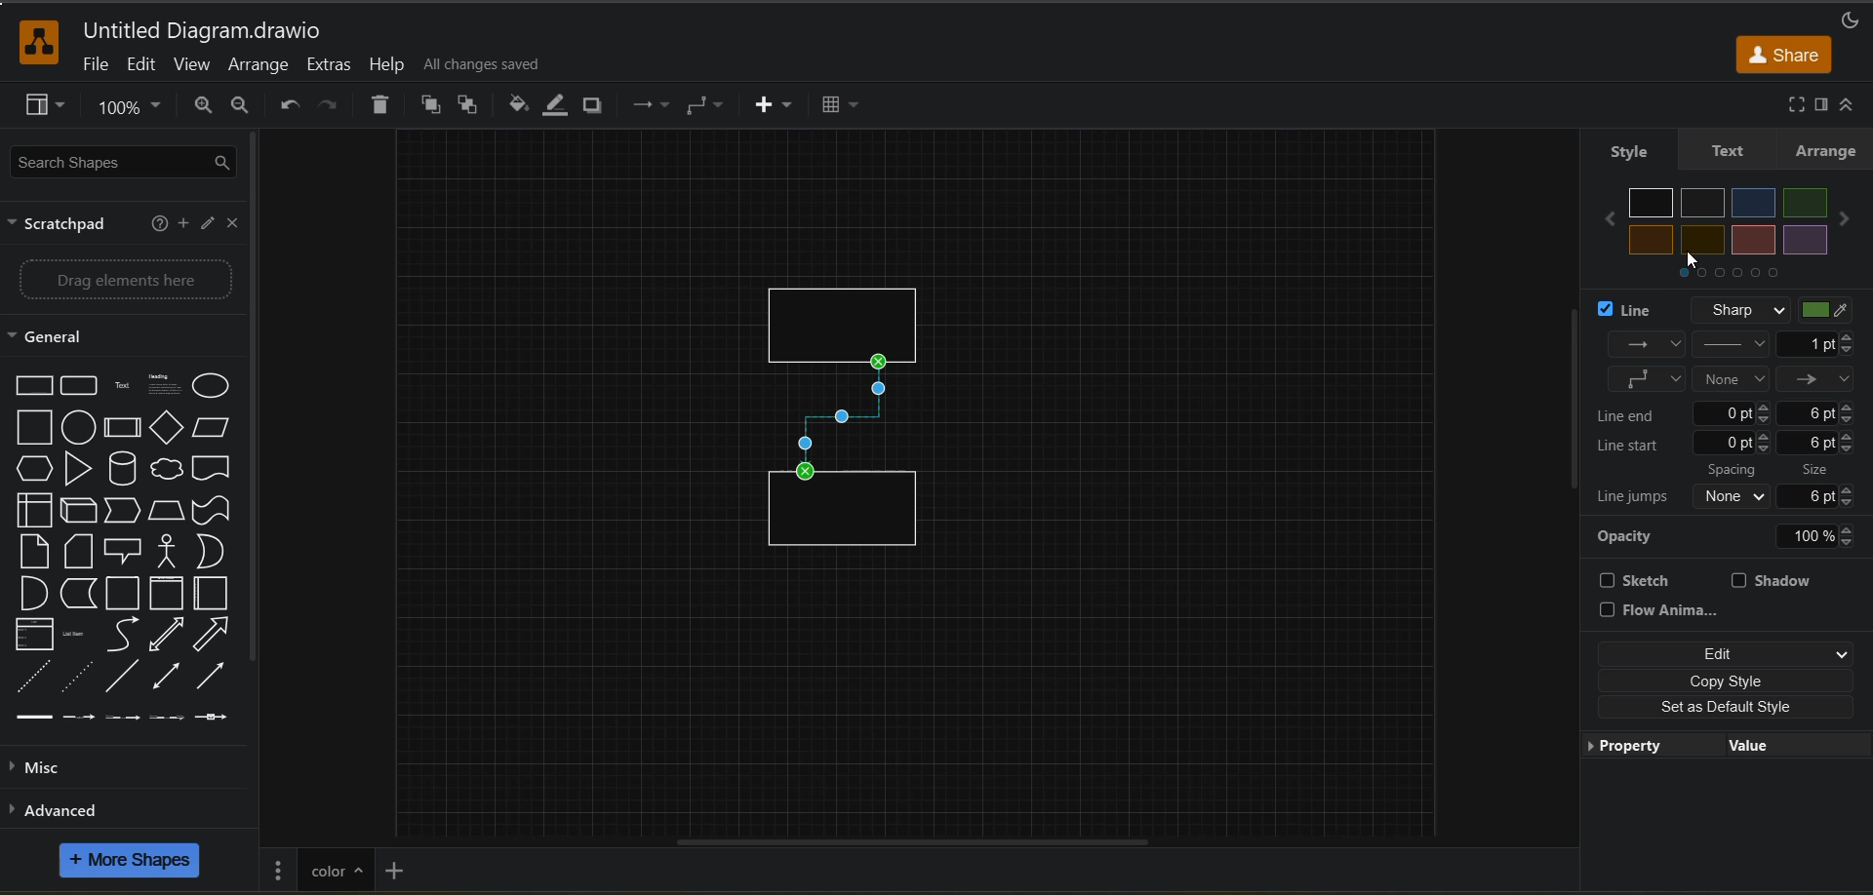 The width and height of the screenshot is (1873, 895). I want to click on Parallelogram, so click(216, 428).